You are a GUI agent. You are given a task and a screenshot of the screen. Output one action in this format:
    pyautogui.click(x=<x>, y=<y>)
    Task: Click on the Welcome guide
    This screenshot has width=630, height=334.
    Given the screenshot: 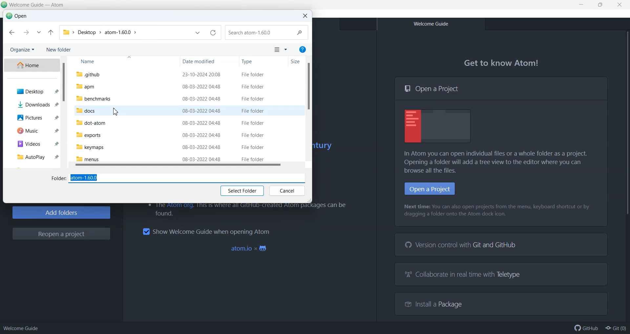 What is the action you would take?
    pyautogui.click(x=21, y=328)
    